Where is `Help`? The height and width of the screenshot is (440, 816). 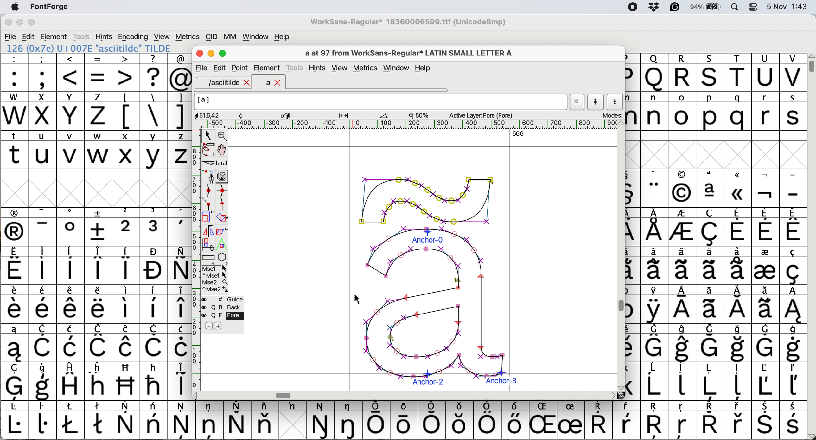 Help is located at coordinates (423, 69).